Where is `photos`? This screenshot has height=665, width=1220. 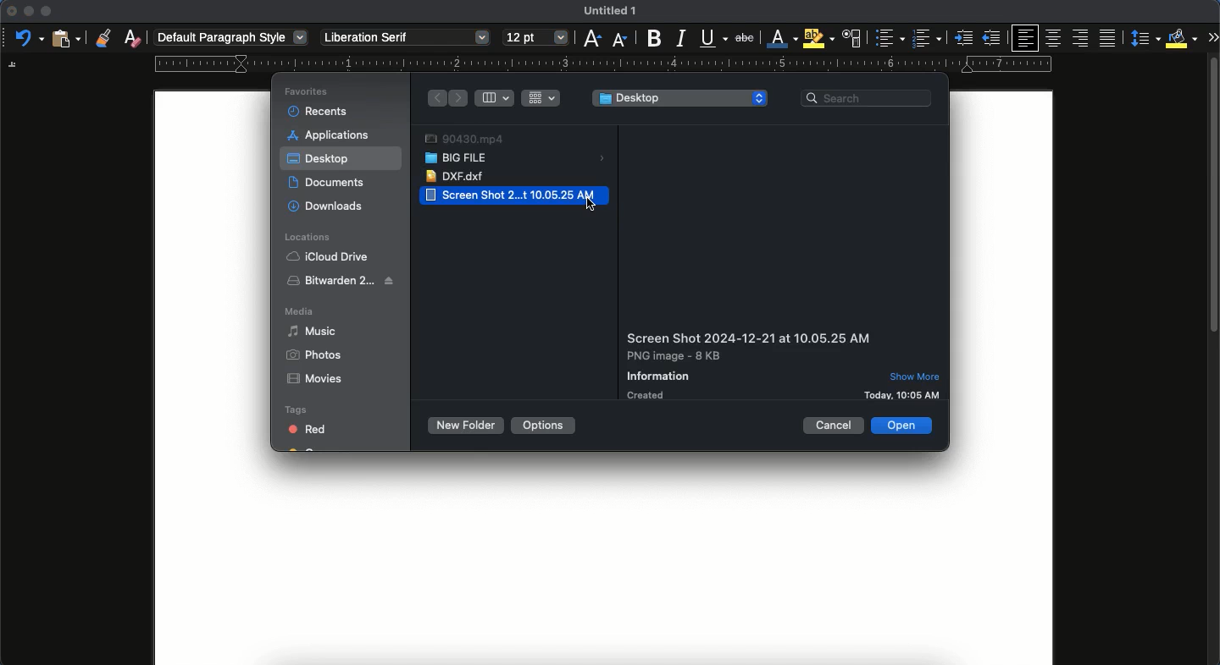
photos is located at coordinates (313, 355).